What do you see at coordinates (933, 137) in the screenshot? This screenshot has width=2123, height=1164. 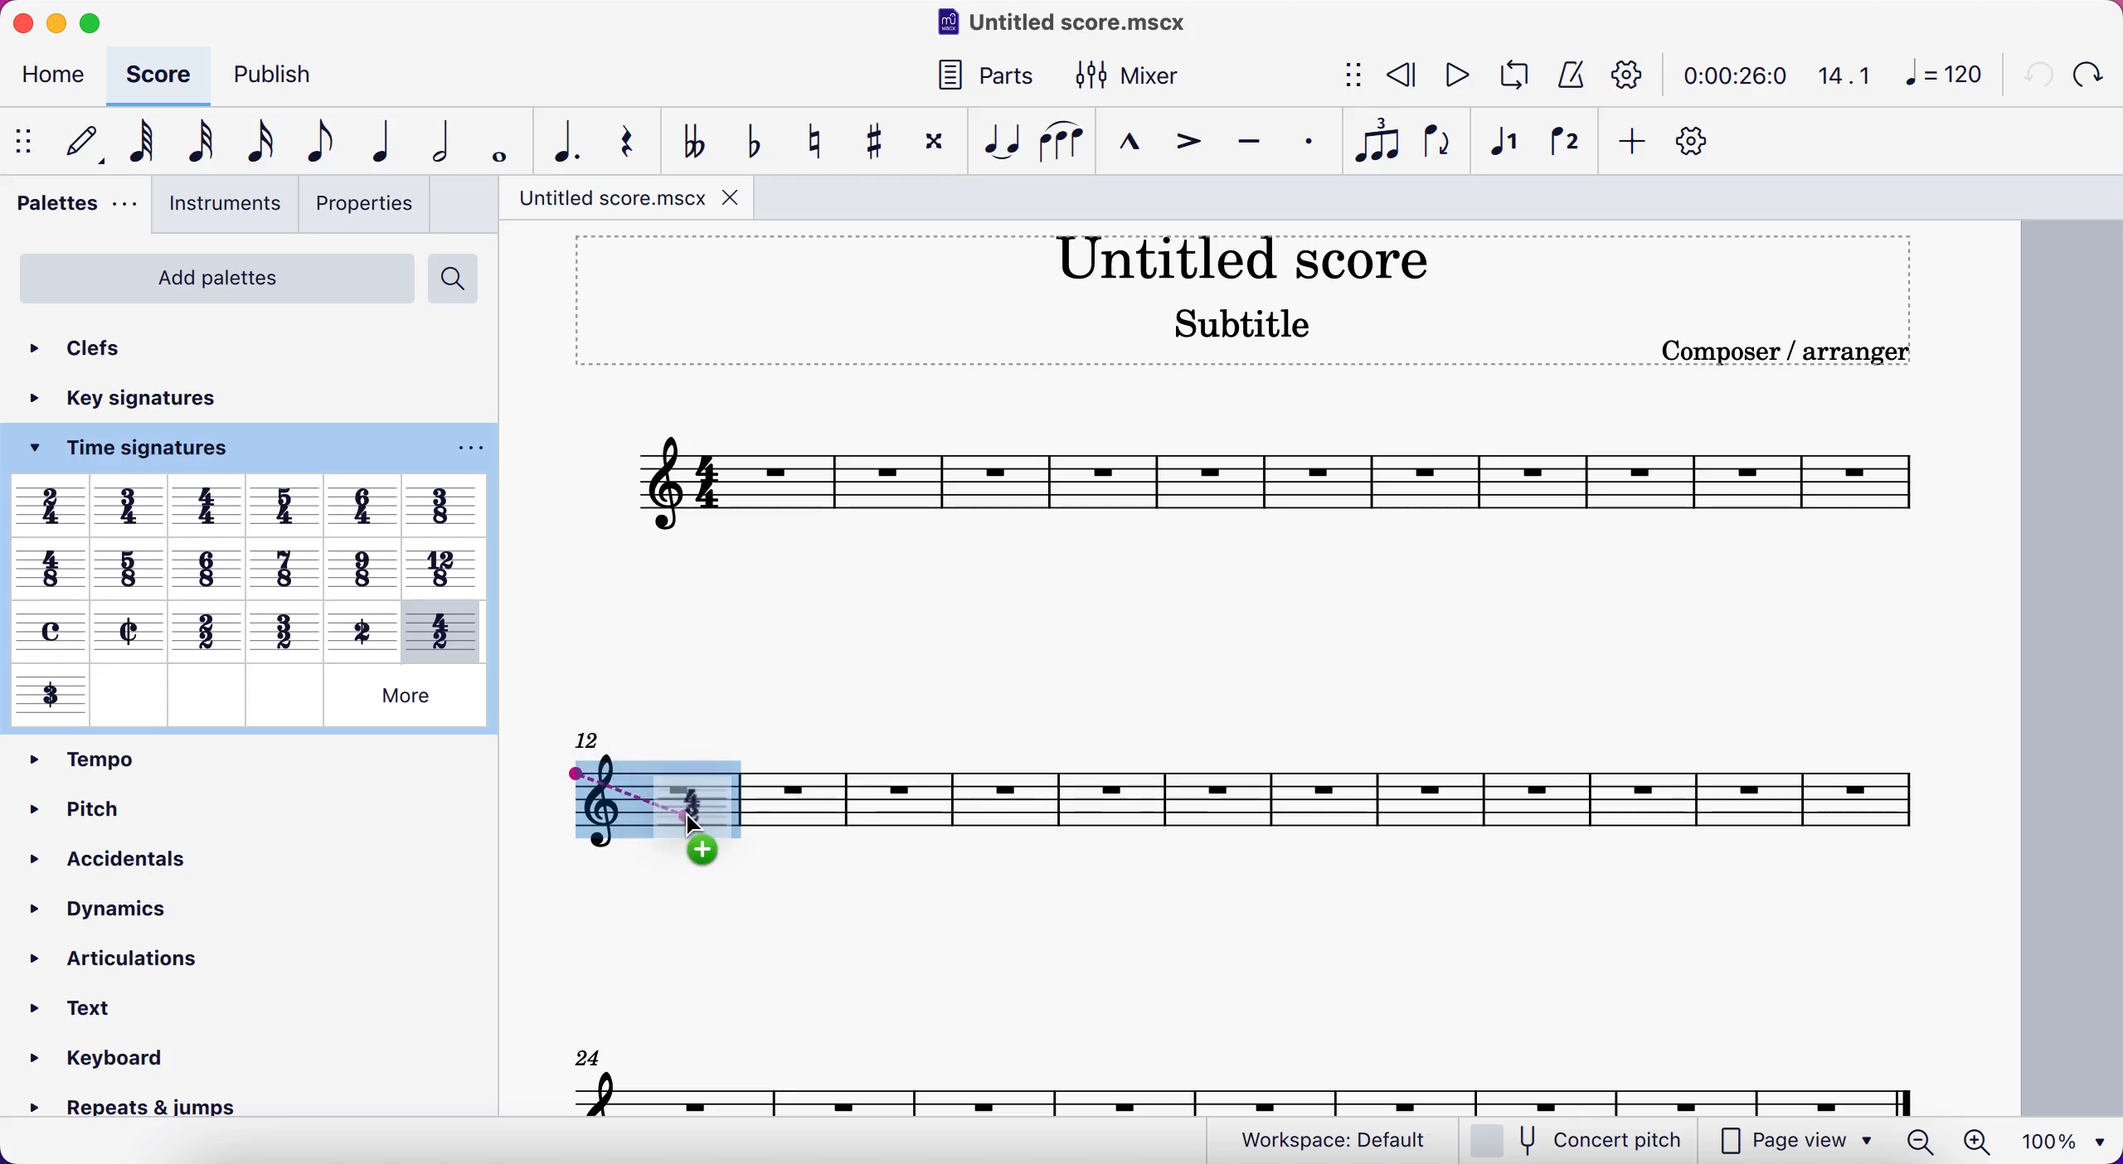 I see `toggle double sharp` at bounding box center [933, 137].